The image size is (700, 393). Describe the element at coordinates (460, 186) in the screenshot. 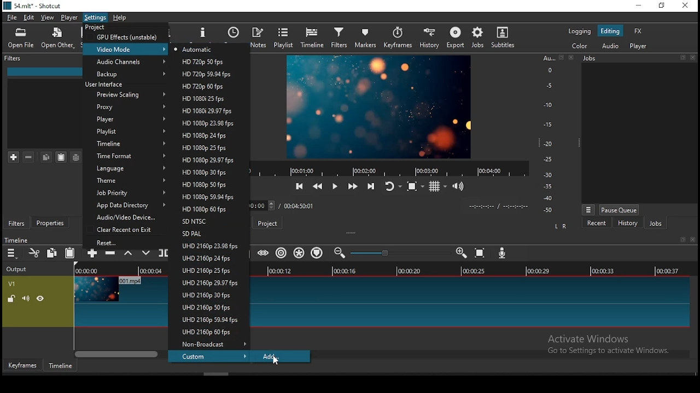

I see `volume control` at that location.